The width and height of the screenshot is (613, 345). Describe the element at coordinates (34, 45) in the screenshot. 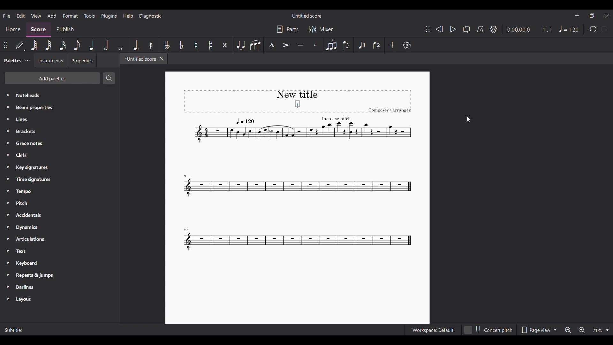

I see `64th note` at that location.